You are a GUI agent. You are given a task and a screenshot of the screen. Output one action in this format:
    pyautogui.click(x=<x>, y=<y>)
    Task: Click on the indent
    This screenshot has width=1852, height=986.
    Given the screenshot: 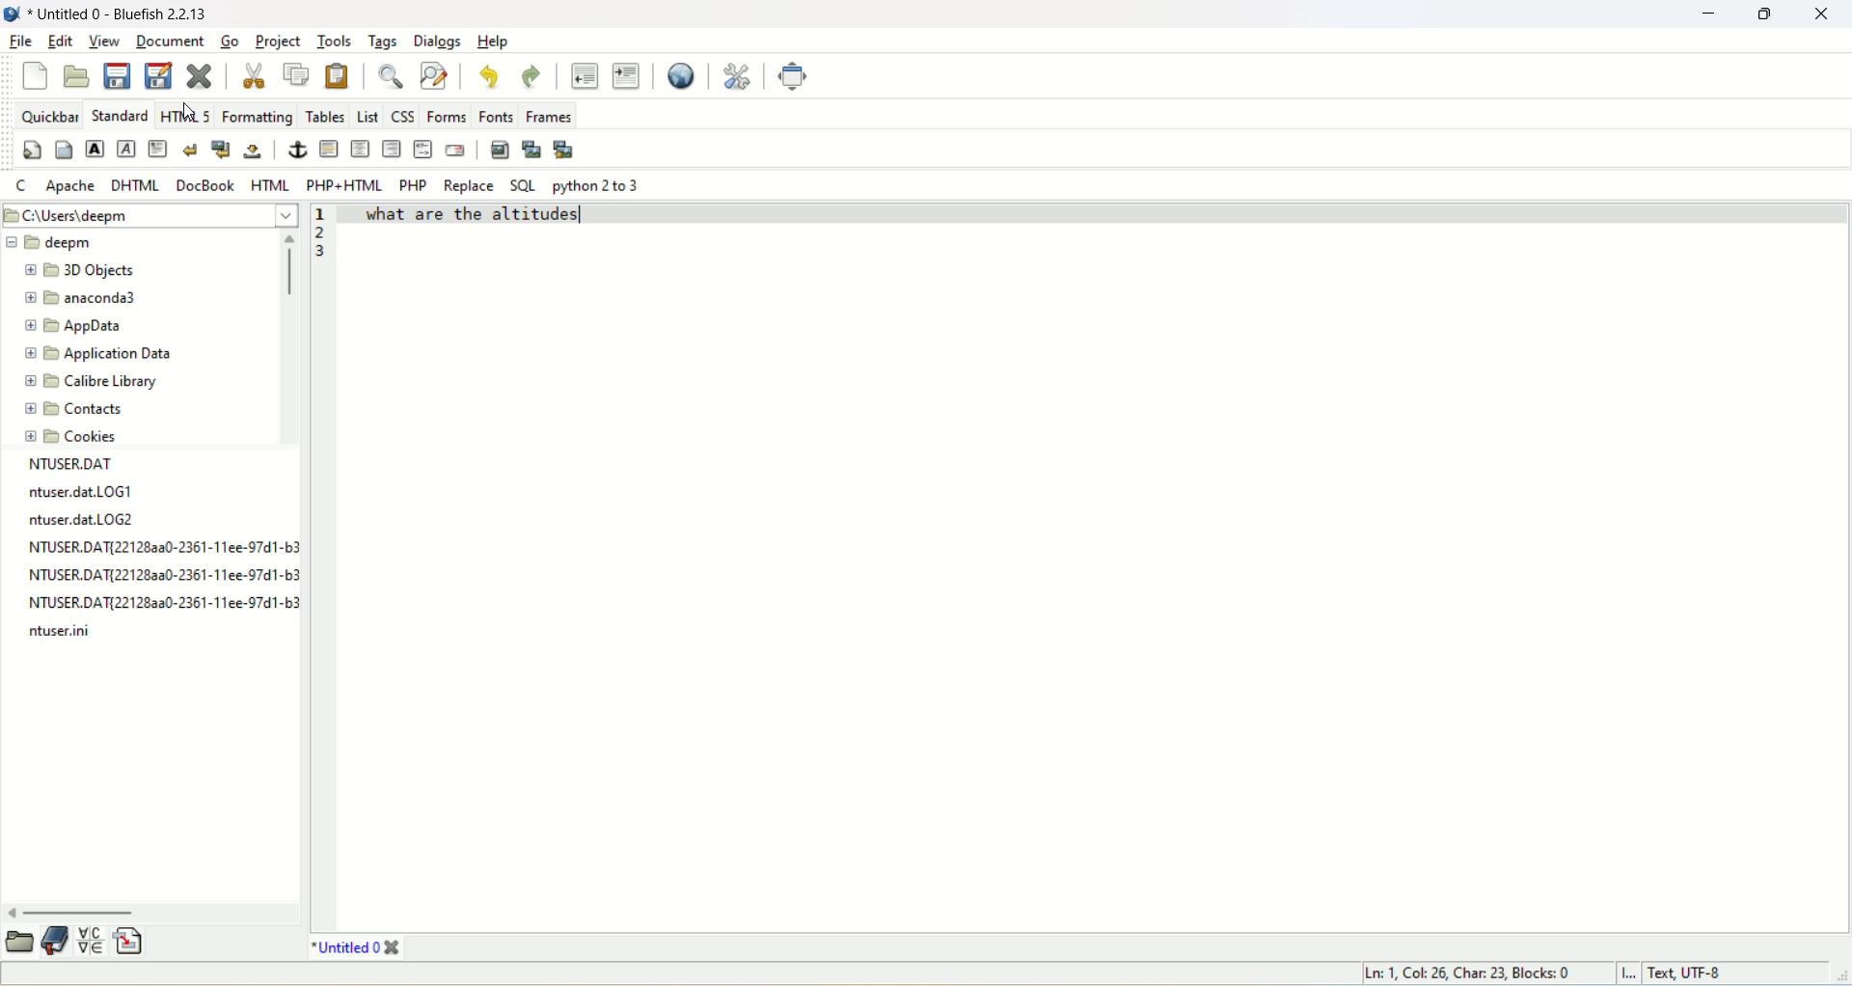 What is the action you would take?
    pyautogui.click(x=625, y=76)
    